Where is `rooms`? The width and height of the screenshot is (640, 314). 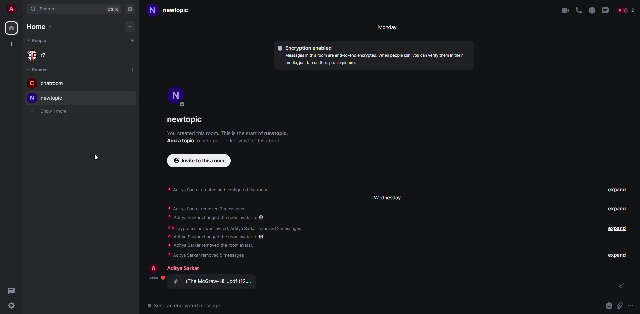 rooms is located at coordinates (37, 69).